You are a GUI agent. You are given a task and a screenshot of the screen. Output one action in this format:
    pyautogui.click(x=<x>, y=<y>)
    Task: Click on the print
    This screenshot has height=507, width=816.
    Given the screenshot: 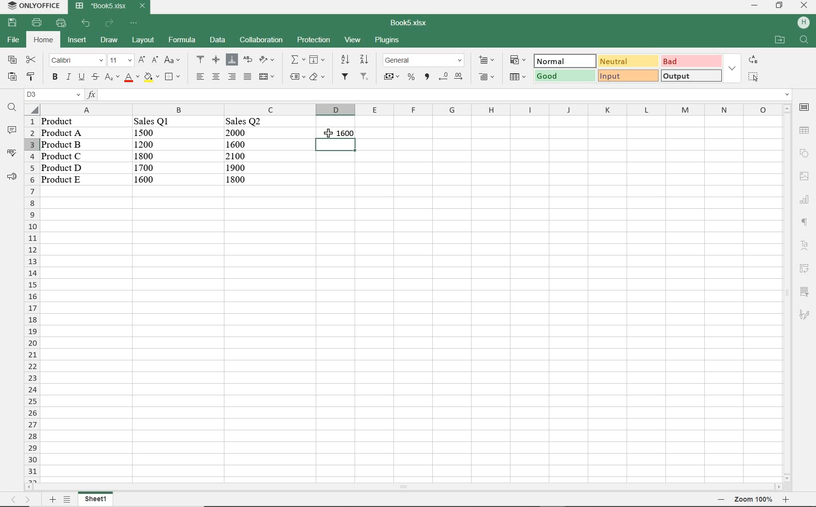 What is the action you would take?
    pyautogui.click(x=37, y=23)
    